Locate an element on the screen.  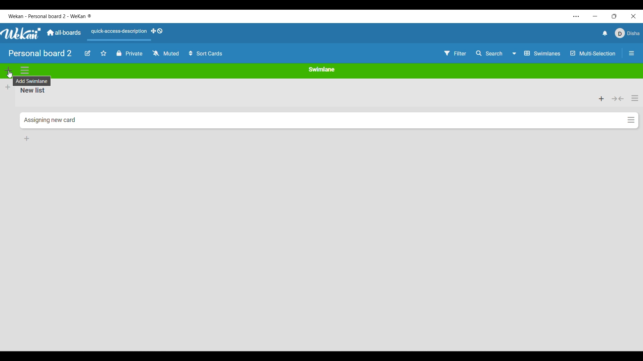
Close/Open side bar is located at coordinates (631, 53).